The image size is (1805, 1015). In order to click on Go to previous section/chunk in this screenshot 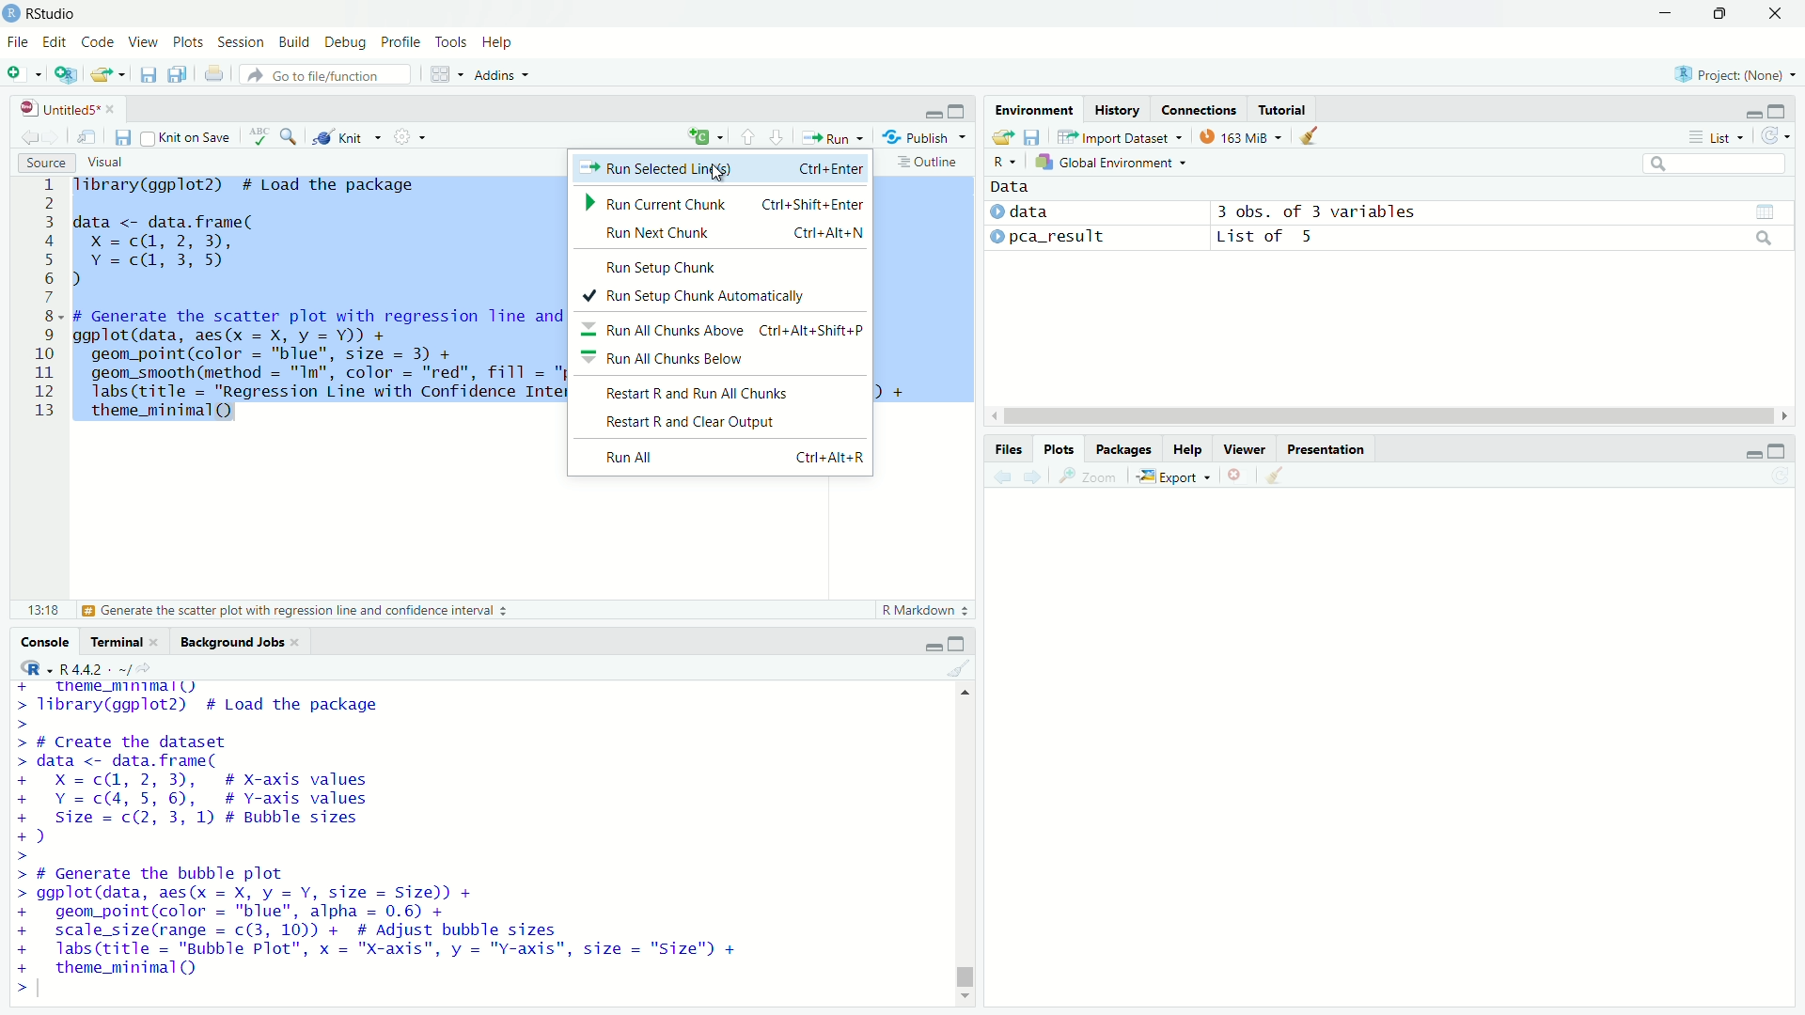, I will do `click(746, 135)`.